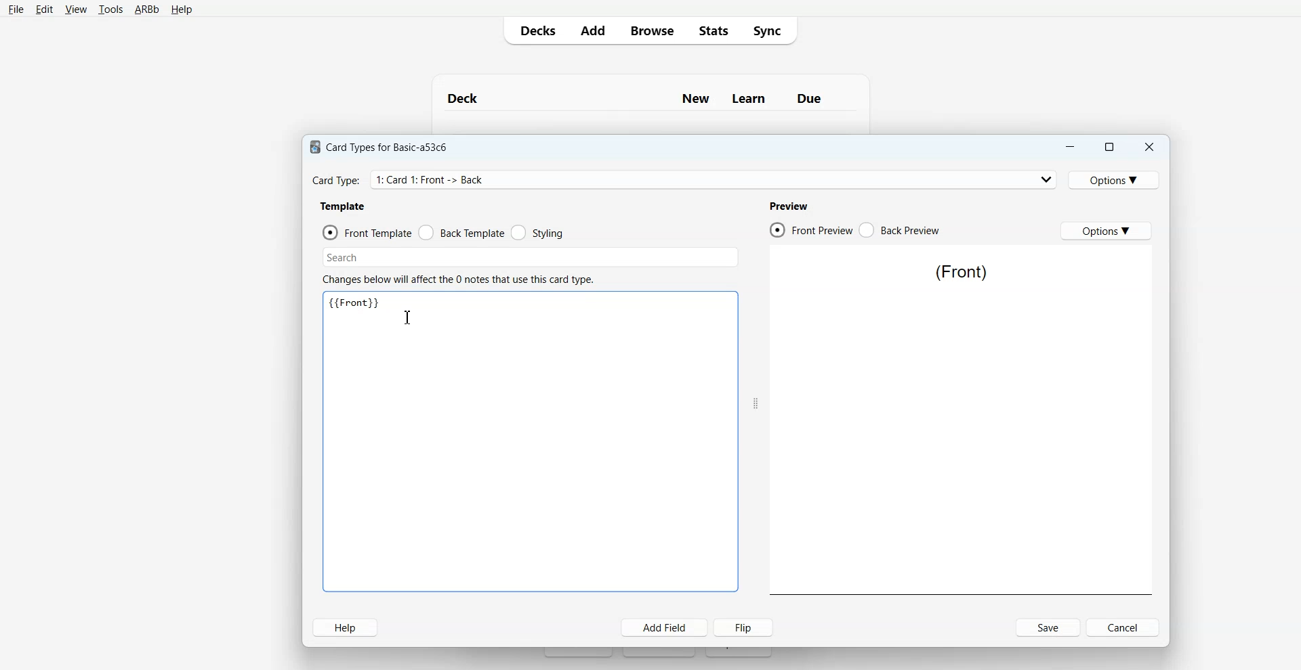 Image resolution: width=1301 pixels, height=670 pixels. I want to click on Cancel, so click(1125, 627).